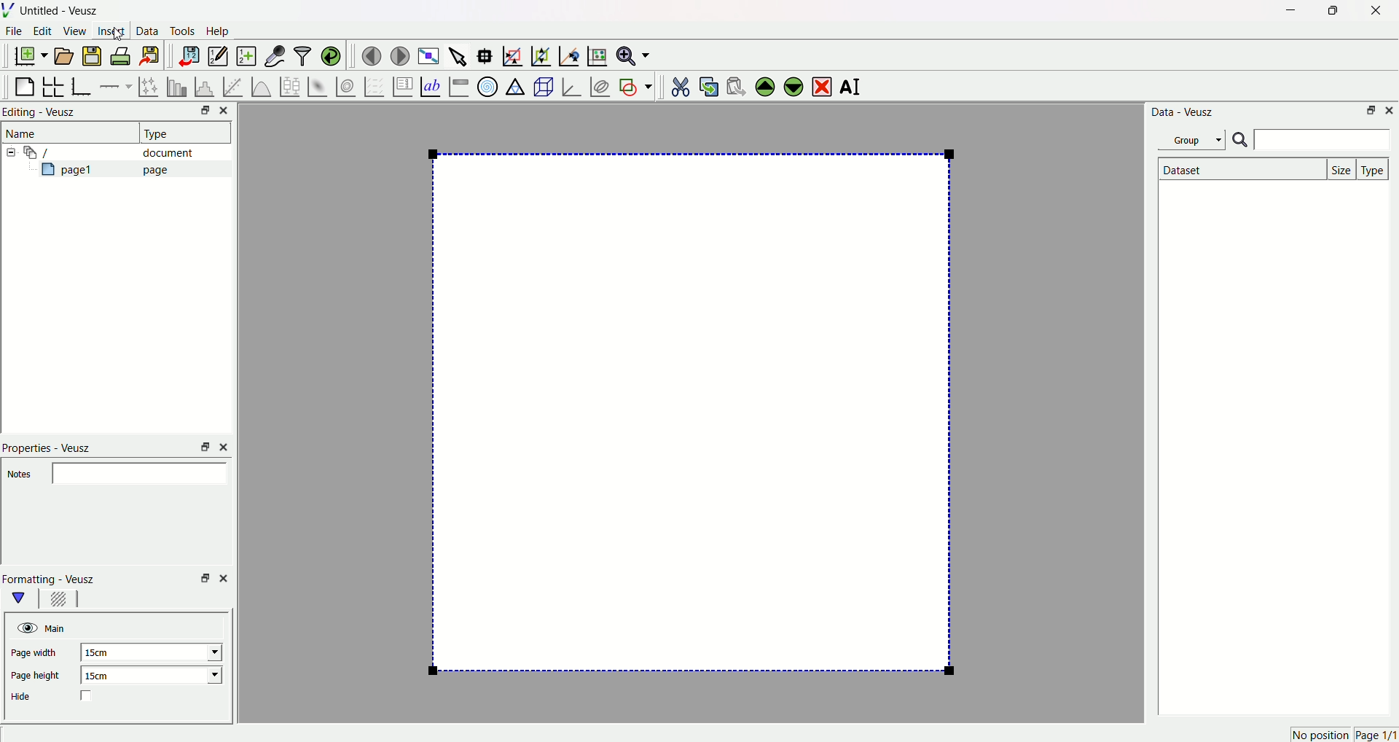 This screenshot has width=1399, height=742. Describe the element at coordinates (26, 628) in the screenshot. I see `hide/unhide` at that location.